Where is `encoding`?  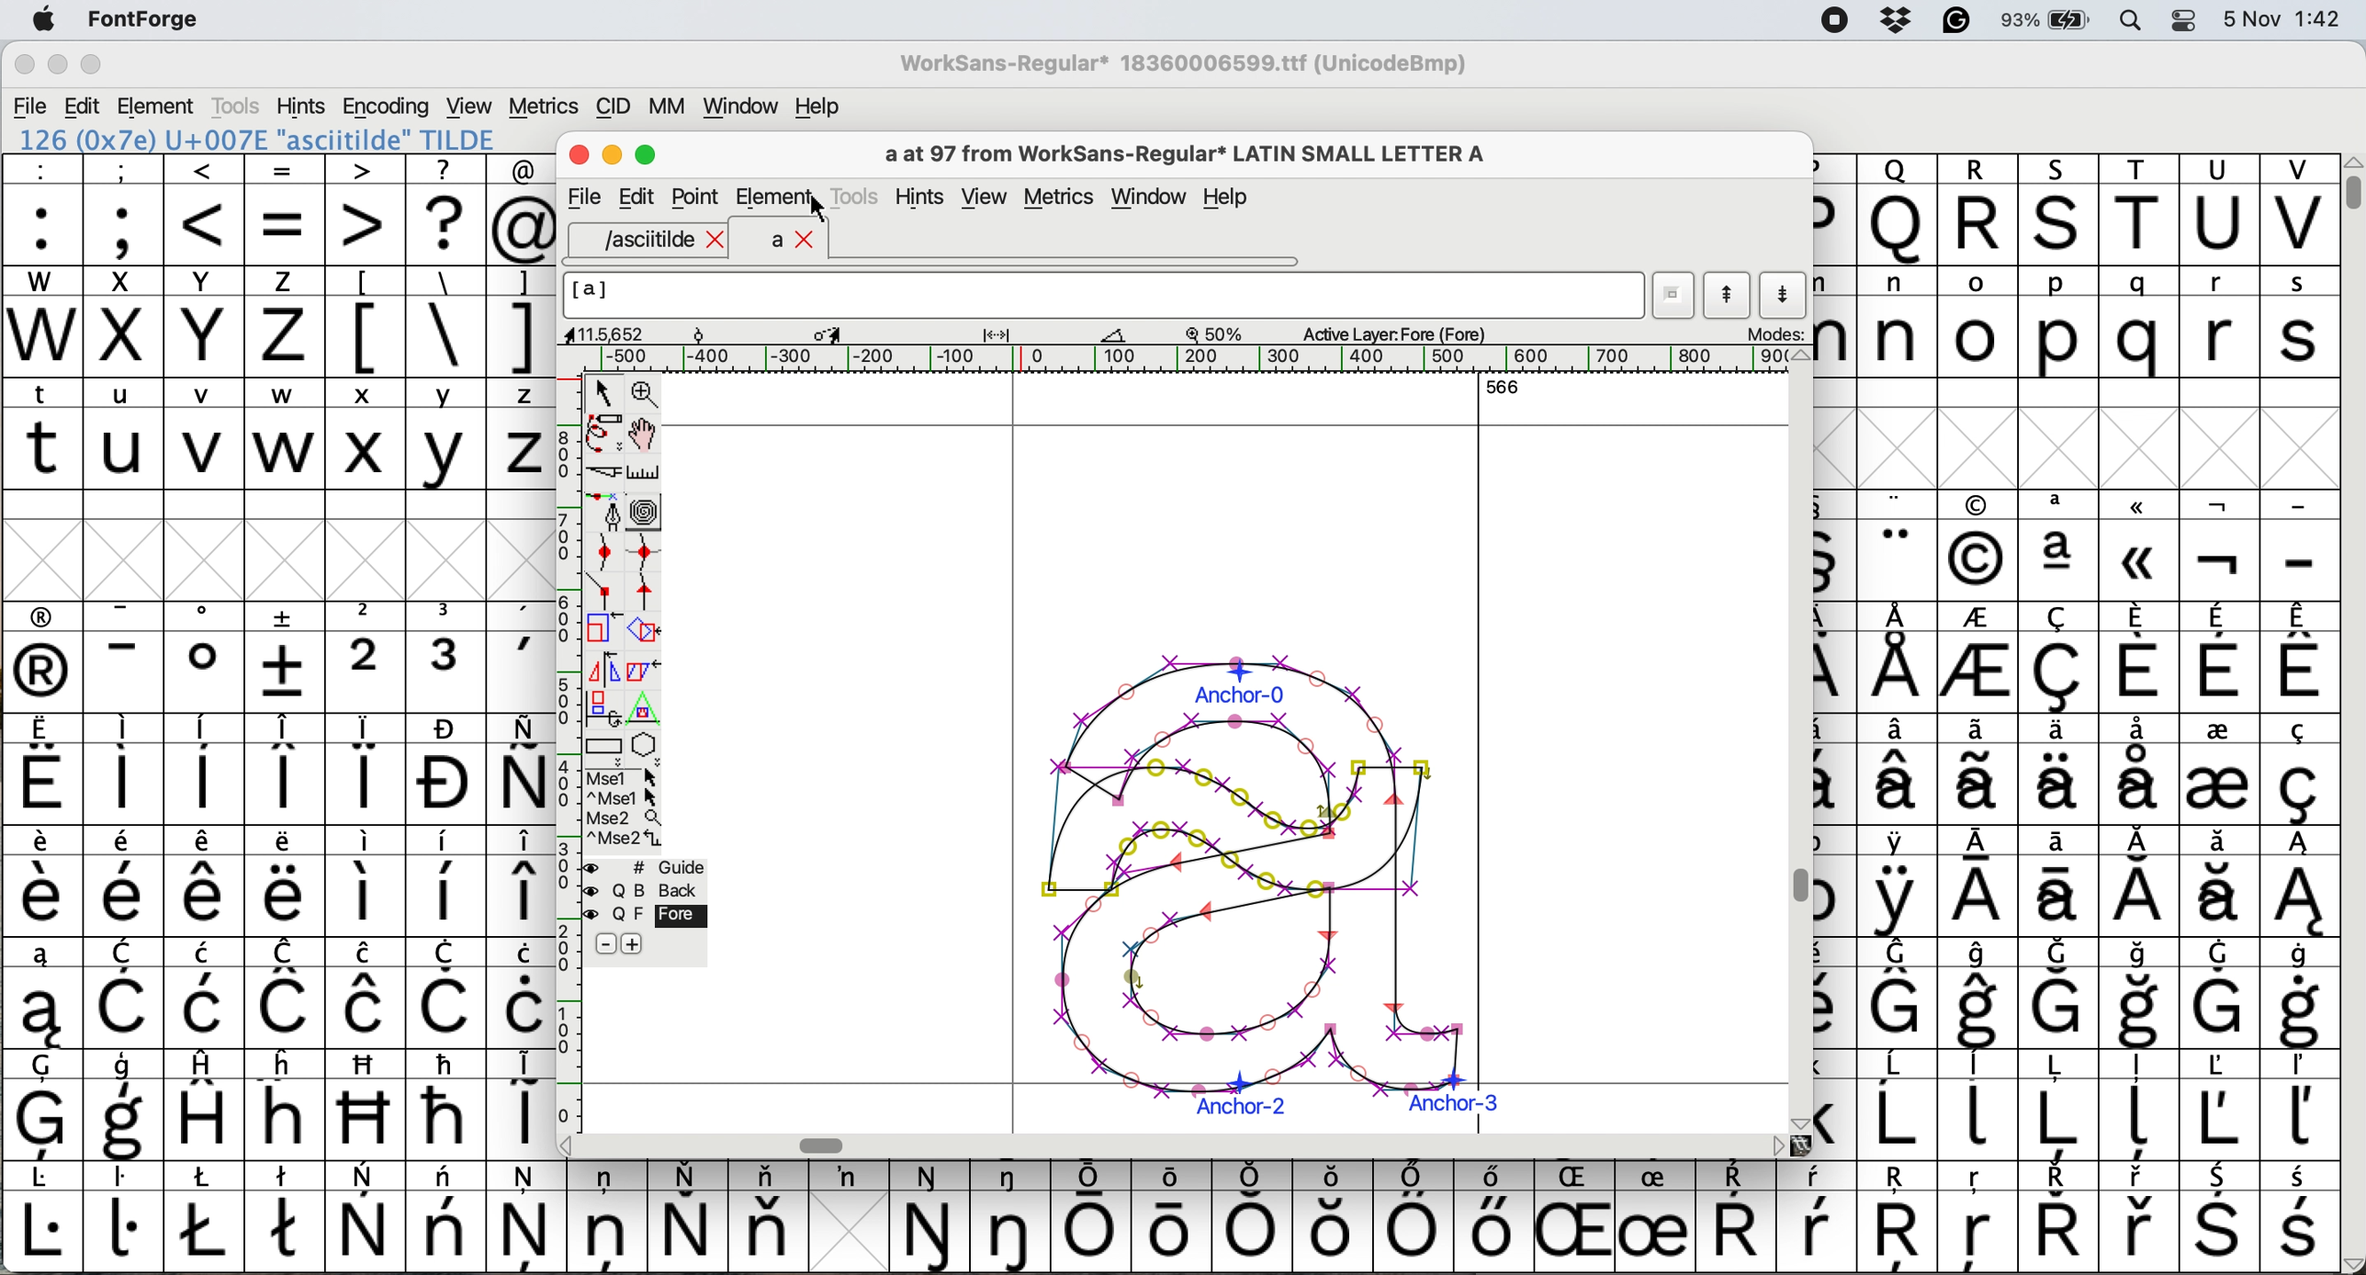
encoding is located at coordinates (388, 107).